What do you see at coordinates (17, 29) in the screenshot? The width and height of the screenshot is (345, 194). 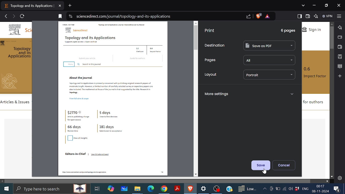 I see `sci` at bounding box center [17, 29].